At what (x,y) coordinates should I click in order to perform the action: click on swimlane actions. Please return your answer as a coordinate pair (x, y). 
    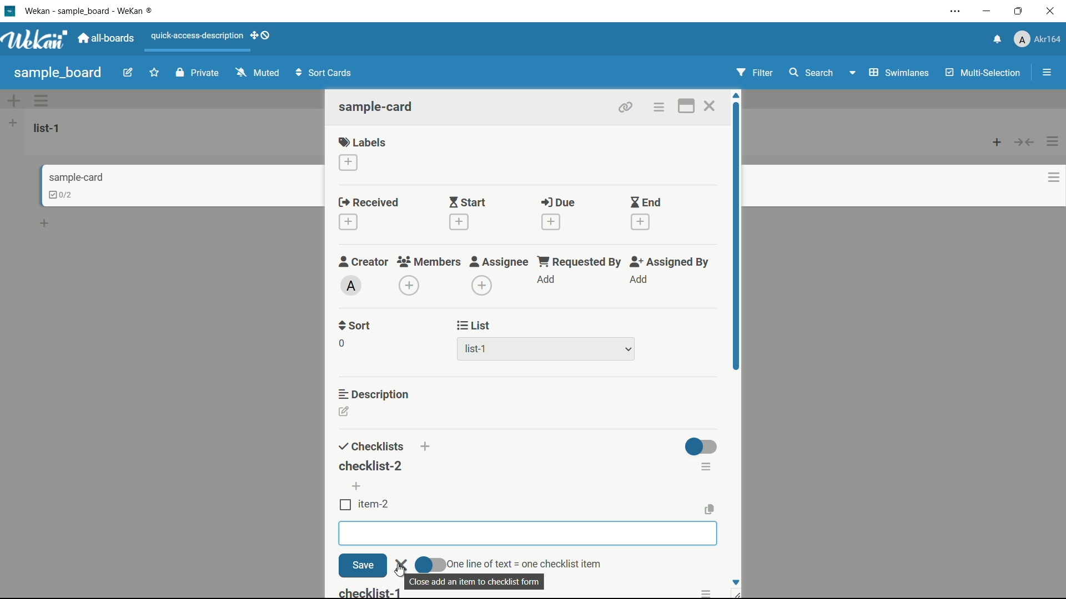
    Looking at the image, I should click on (42, 100).